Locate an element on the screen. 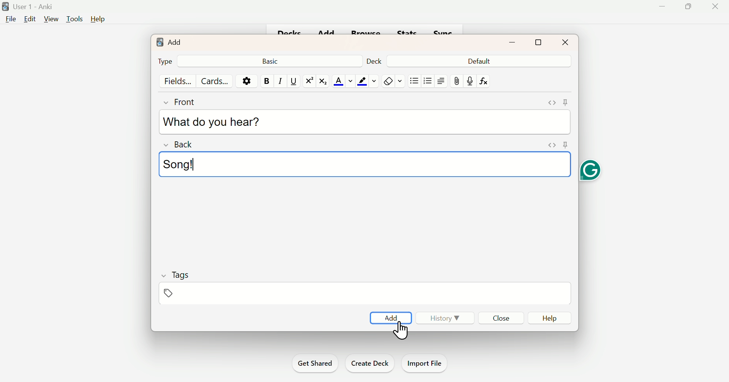 This screenshot has width=729, height=382. Close is located at coordinates (499, 318).